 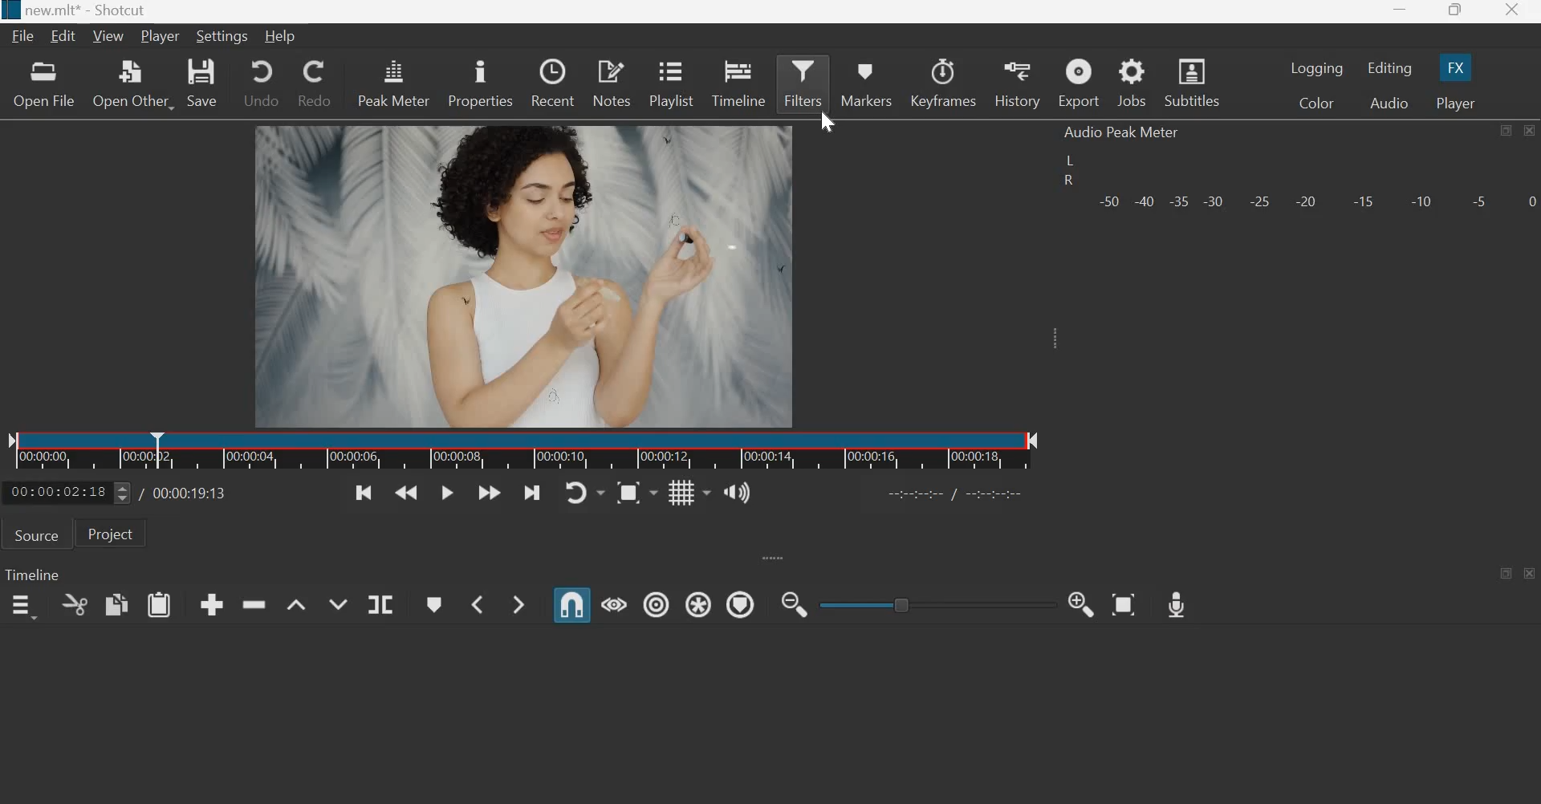 What do you see at coordinates (1192, 82) in the screenshot?
I see `Subtitles` at bounding box center [1192, 82].